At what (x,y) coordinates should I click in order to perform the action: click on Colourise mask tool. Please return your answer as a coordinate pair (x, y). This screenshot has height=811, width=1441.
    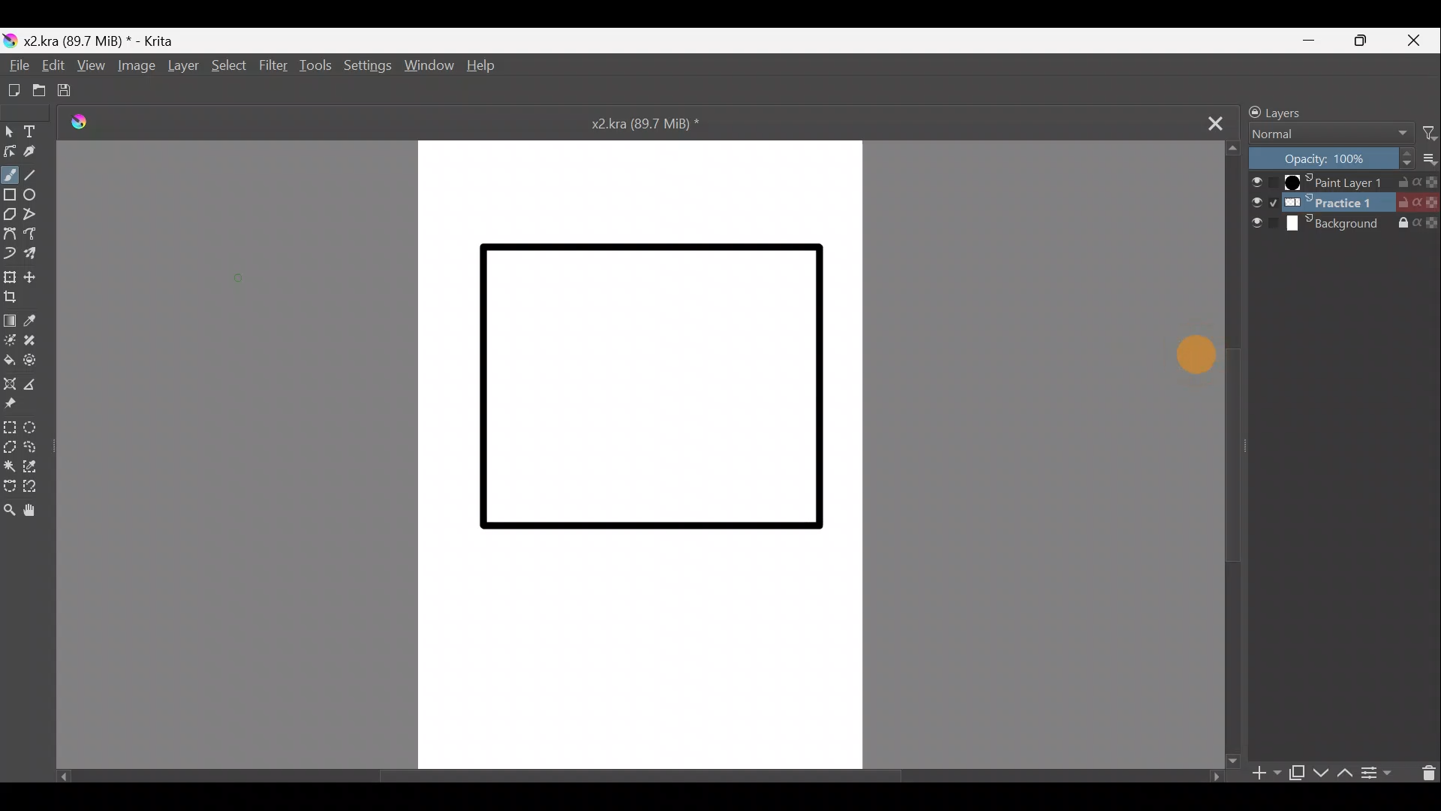
    Looking at the image, I should click on (11, 339).